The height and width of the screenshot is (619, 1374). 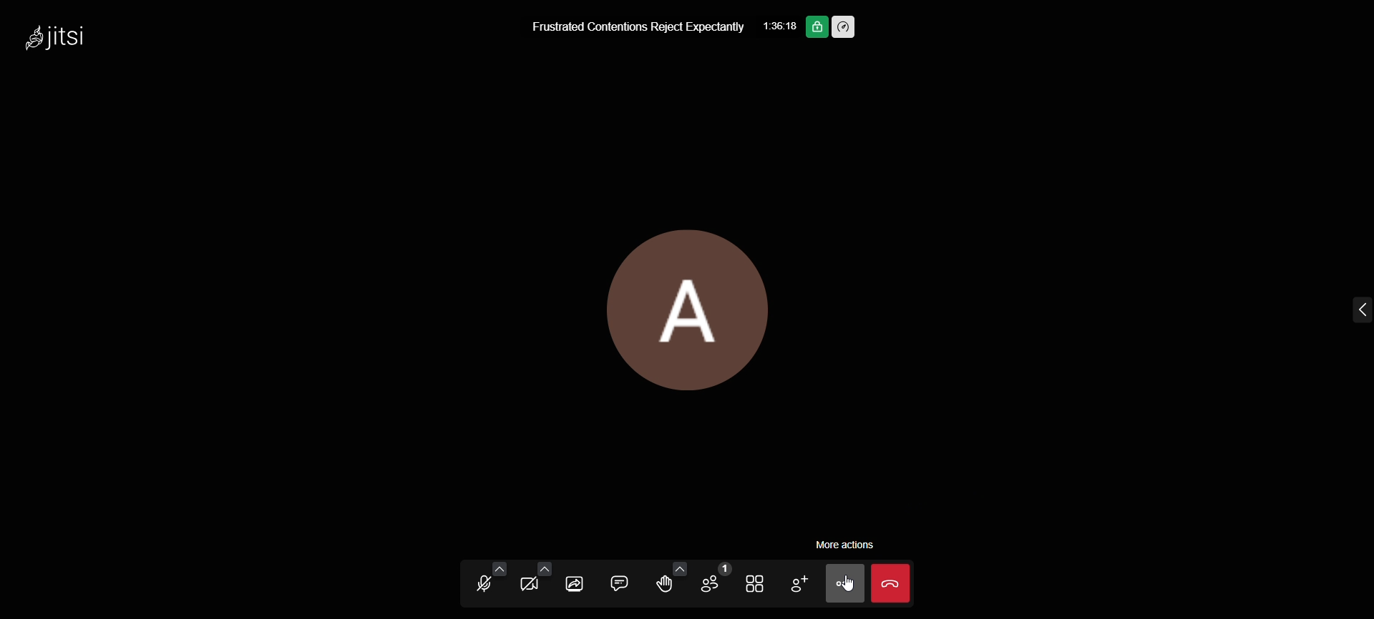 What do you see at coordinates (851, 543) in the screenshot?
I see `more action` at bounding box center [851, 543].